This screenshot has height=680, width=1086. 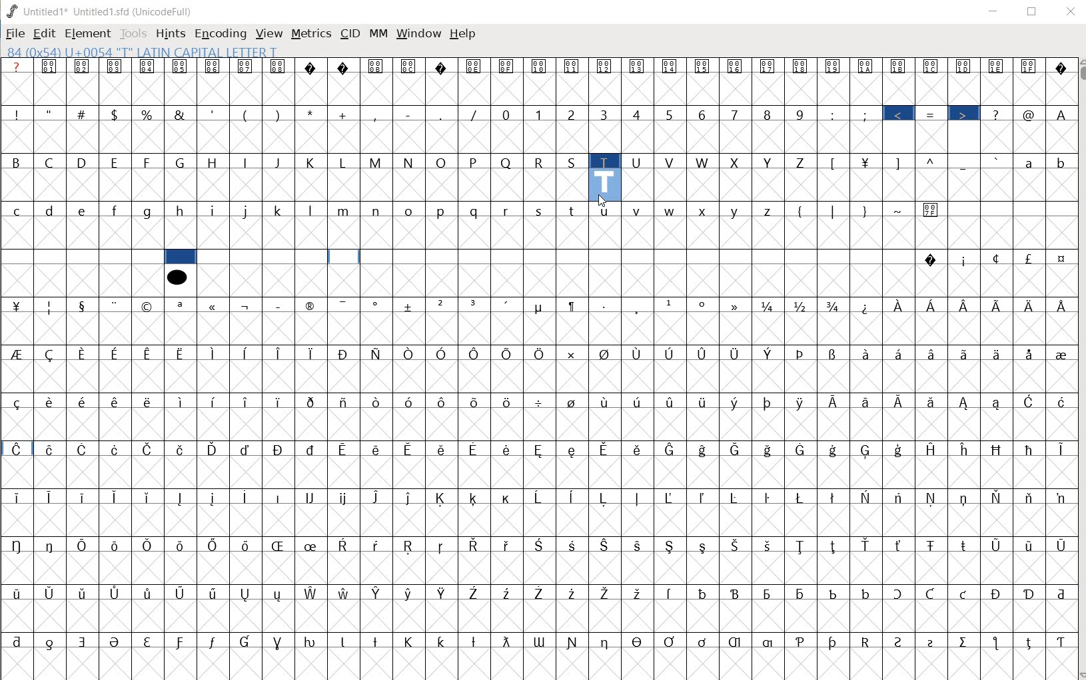 I want to click on Symbol, so click(x=901, y=66).